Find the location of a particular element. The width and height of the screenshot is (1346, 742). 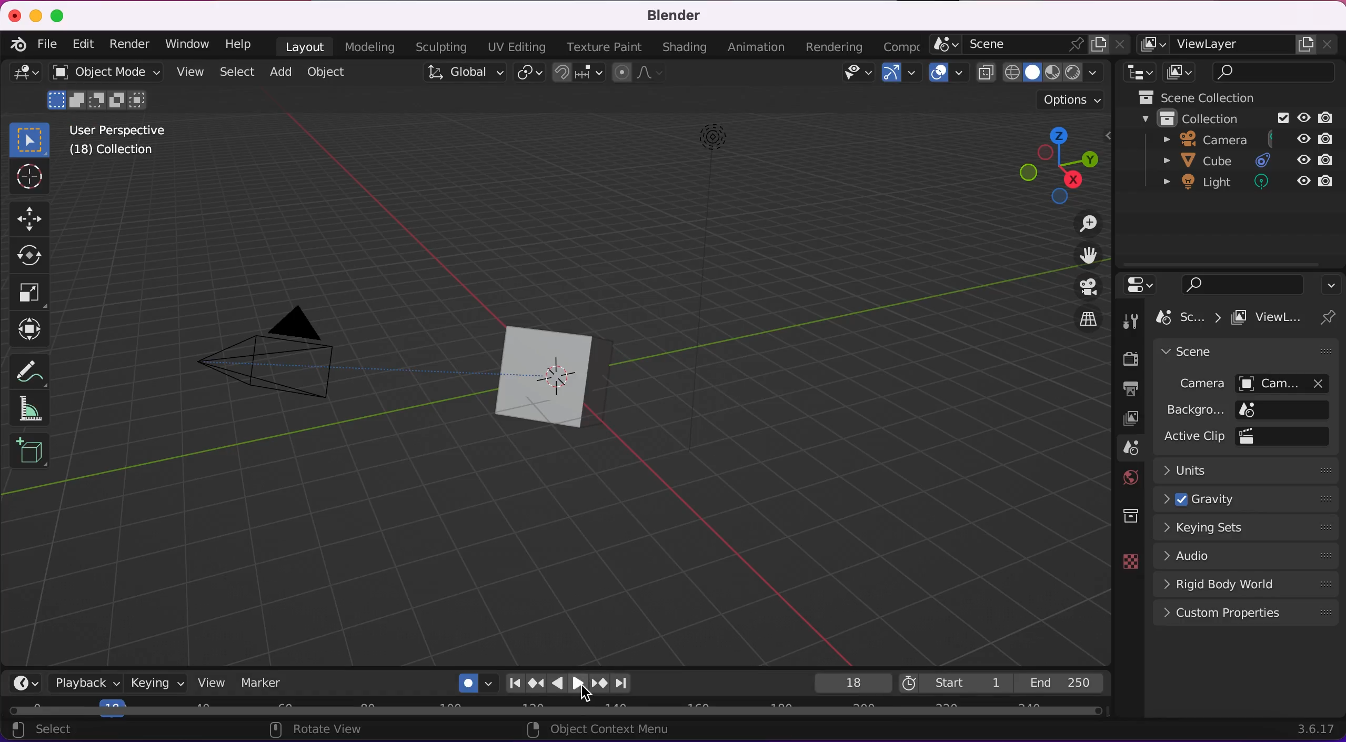

select is located at coordinates (47, 731).